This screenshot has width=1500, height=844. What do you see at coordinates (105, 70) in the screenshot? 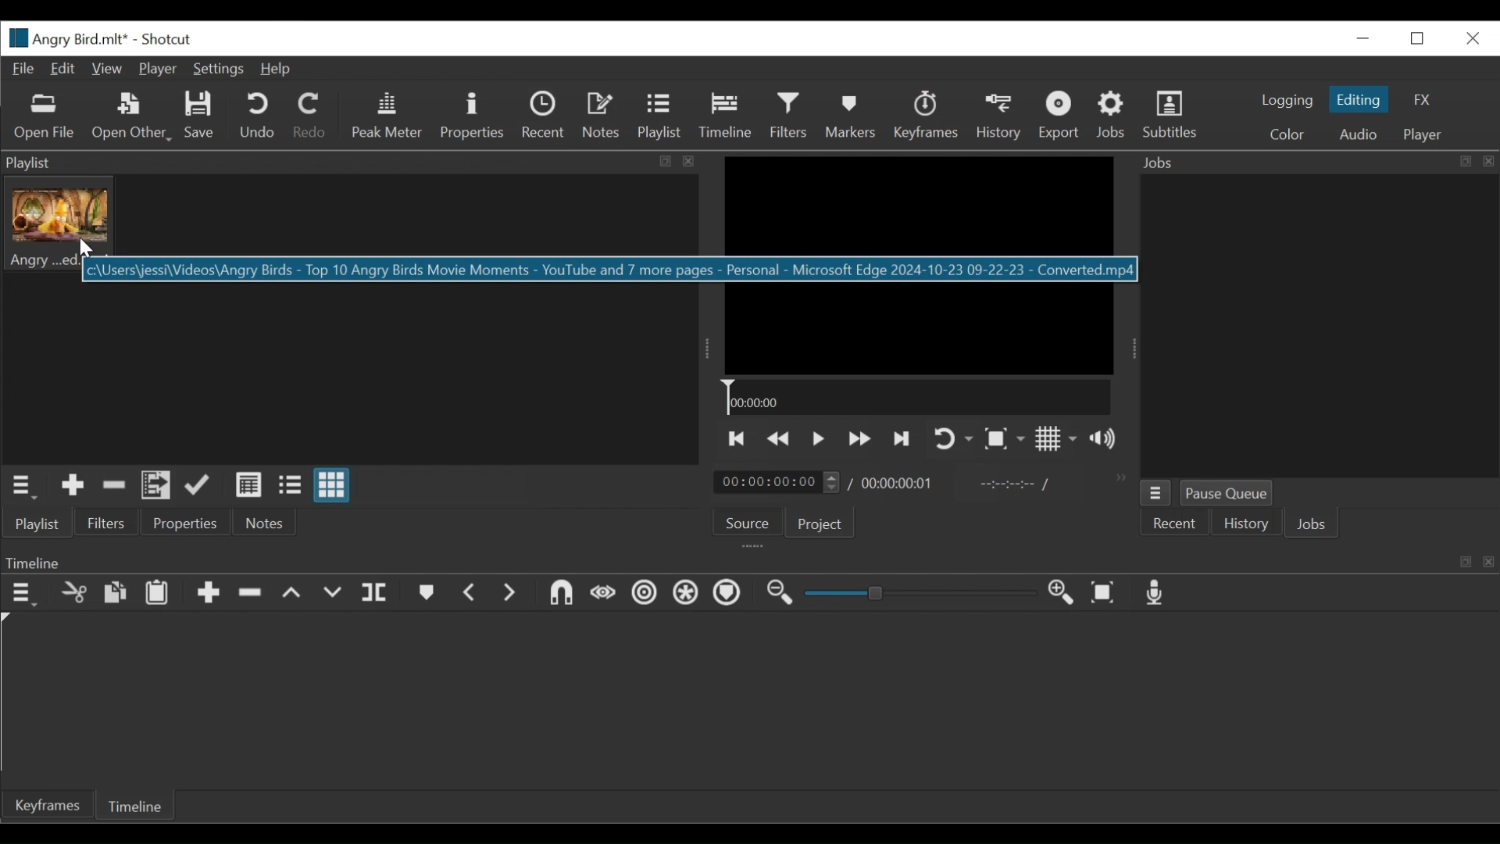
I see `View` at bounding box center [105, 70].